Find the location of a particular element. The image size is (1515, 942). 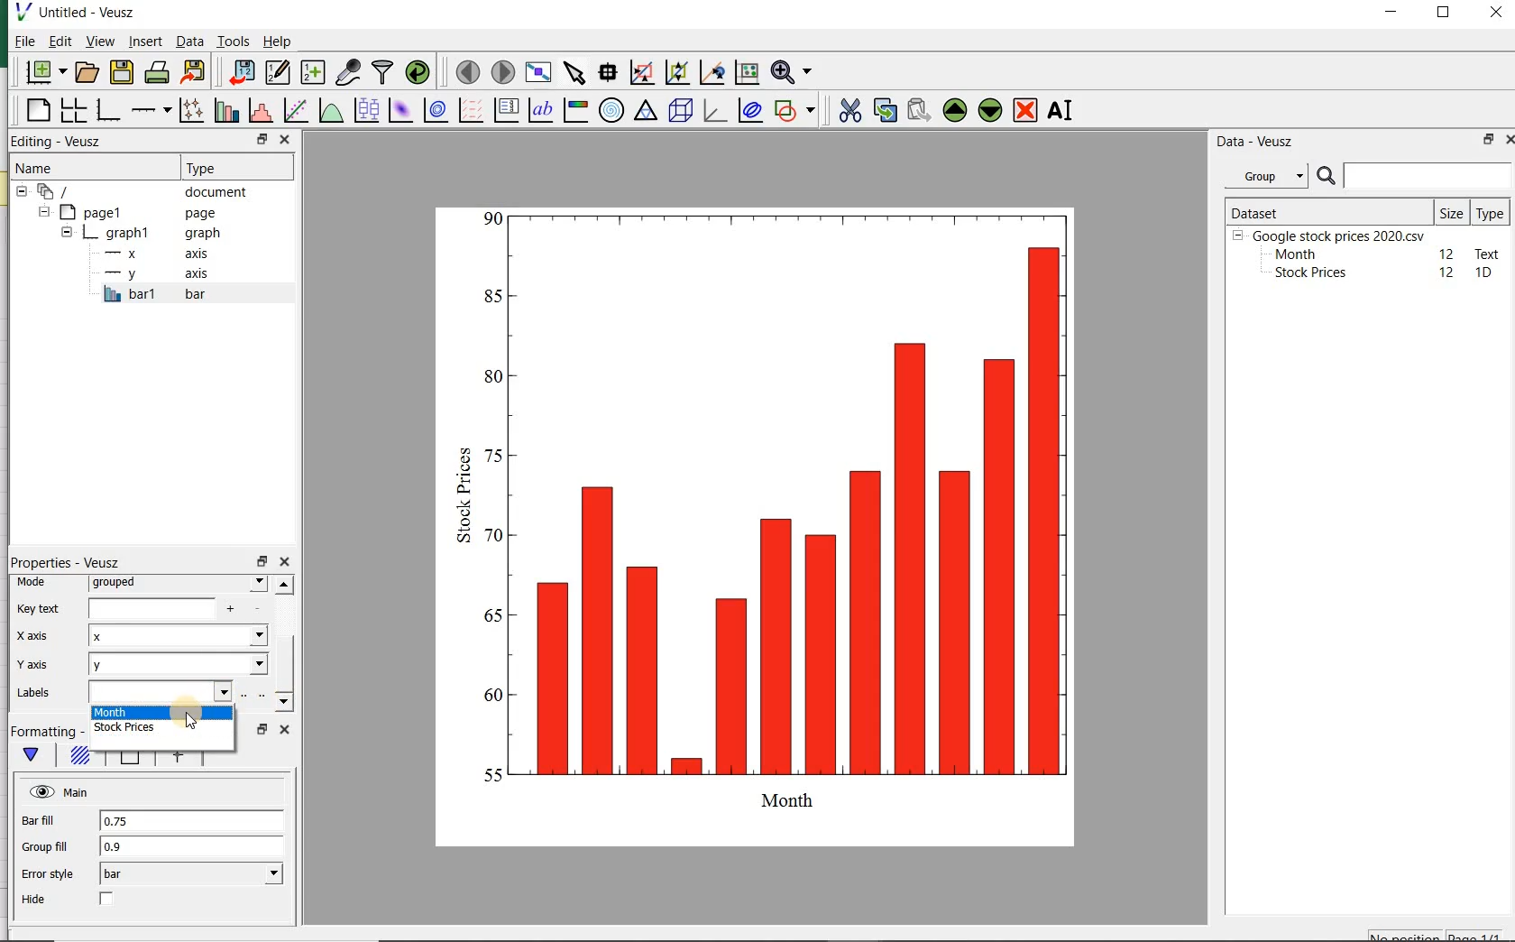

bar1 is located at coordinates (151, 295).